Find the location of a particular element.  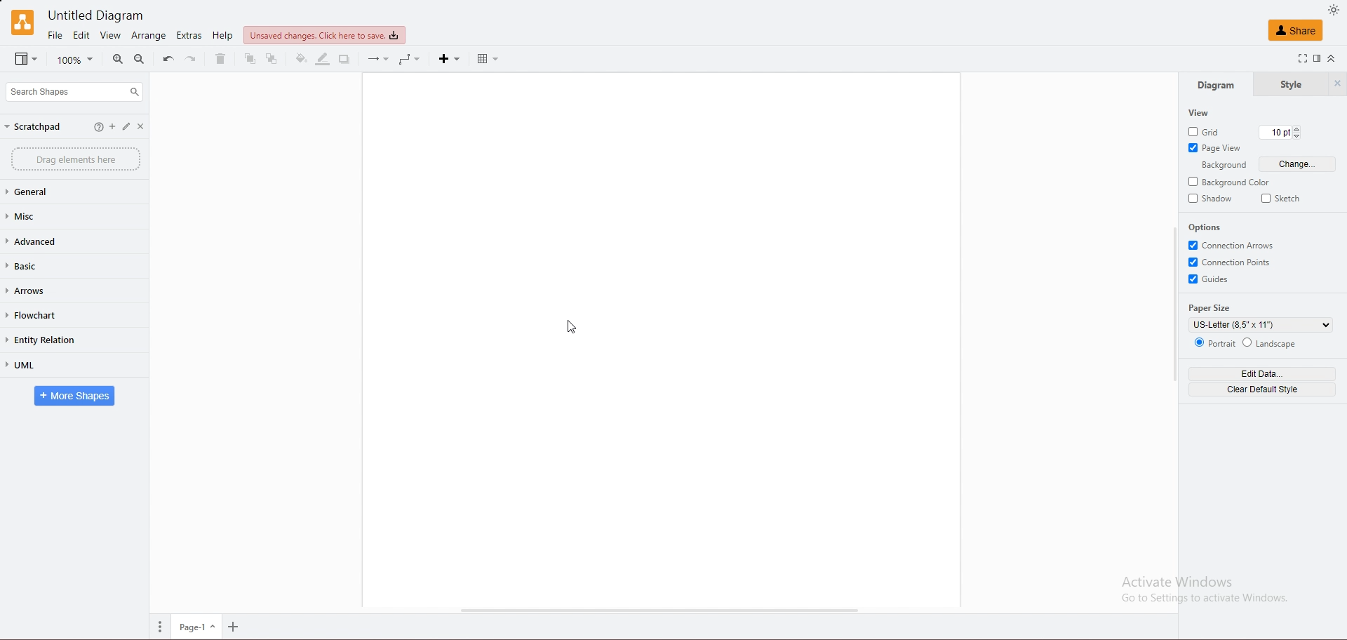

connection is located at coordinates (378, 60).